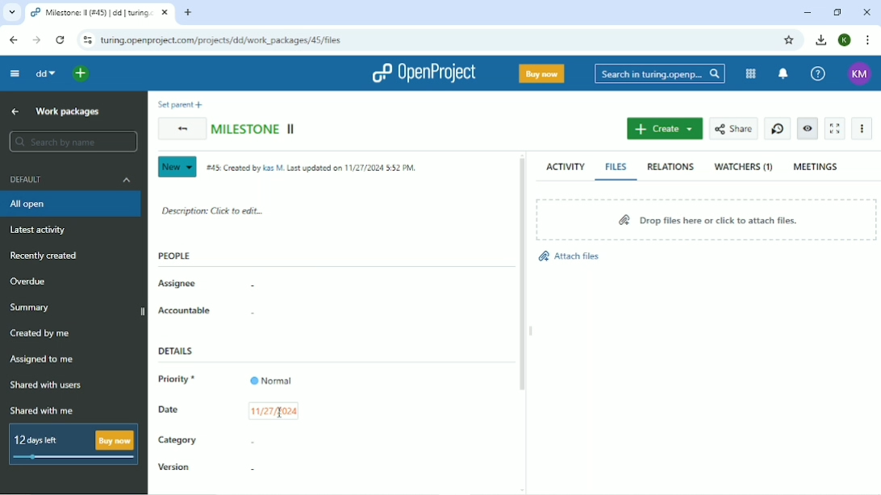 The image size is (881, 495). I want to click on Created by me, so click(41, 334).